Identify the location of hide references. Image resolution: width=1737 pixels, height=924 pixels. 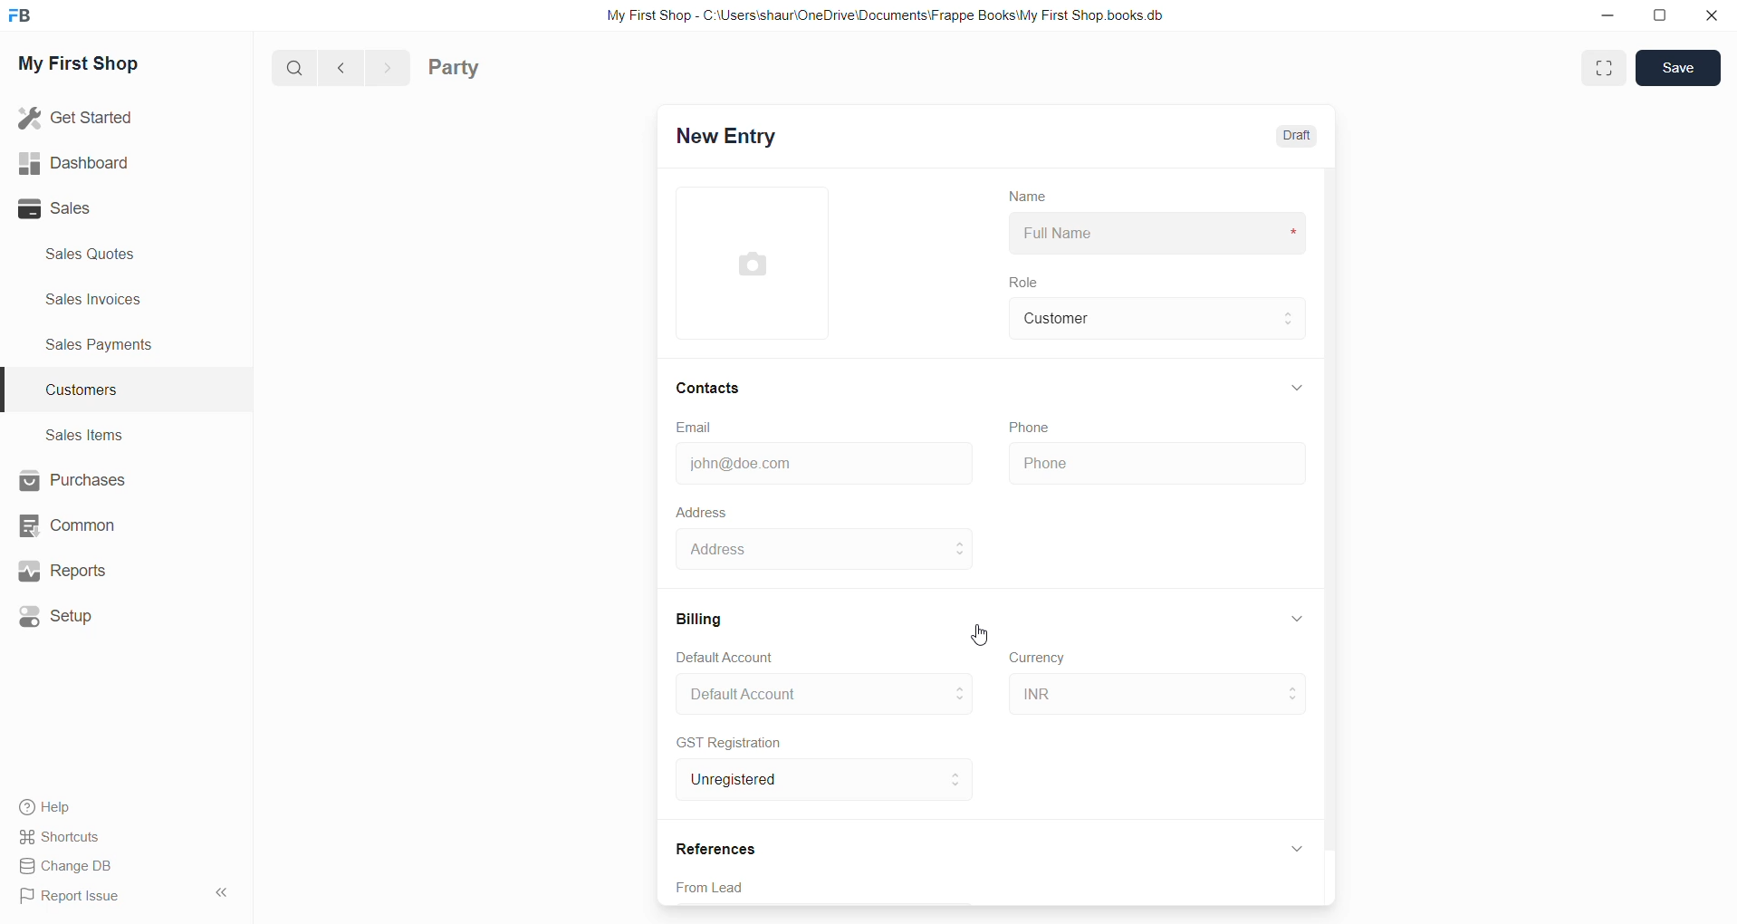
(1298, 847).